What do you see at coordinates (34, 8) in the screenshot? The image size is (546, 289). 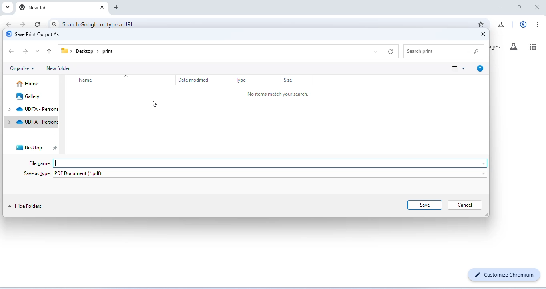 I see `new tab` at bounding box center [34, 8].